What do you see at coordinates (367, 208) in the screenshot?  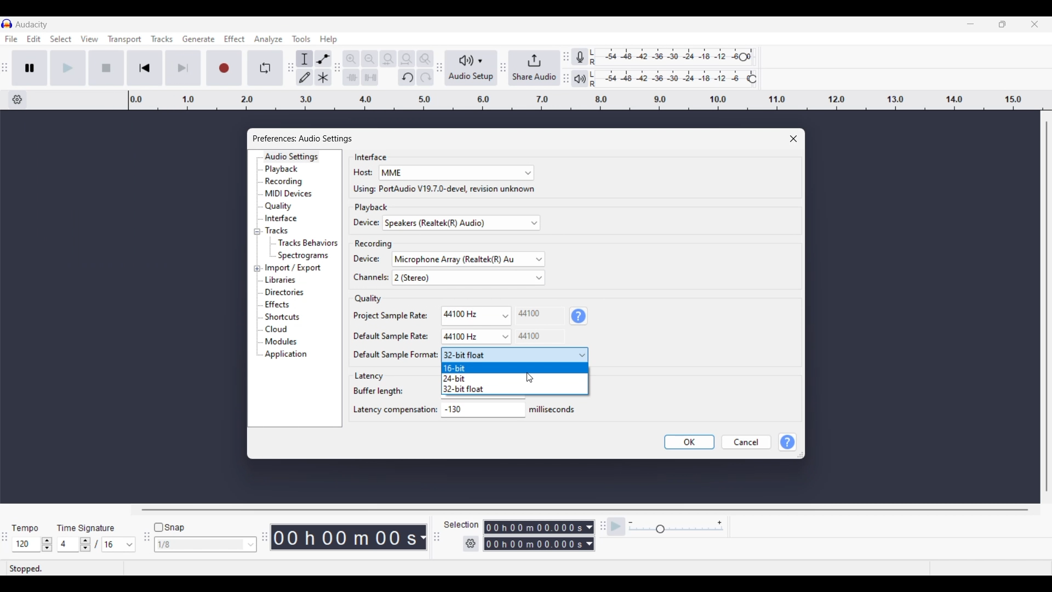 I see `| Playback` at bounding box center [367, 208].